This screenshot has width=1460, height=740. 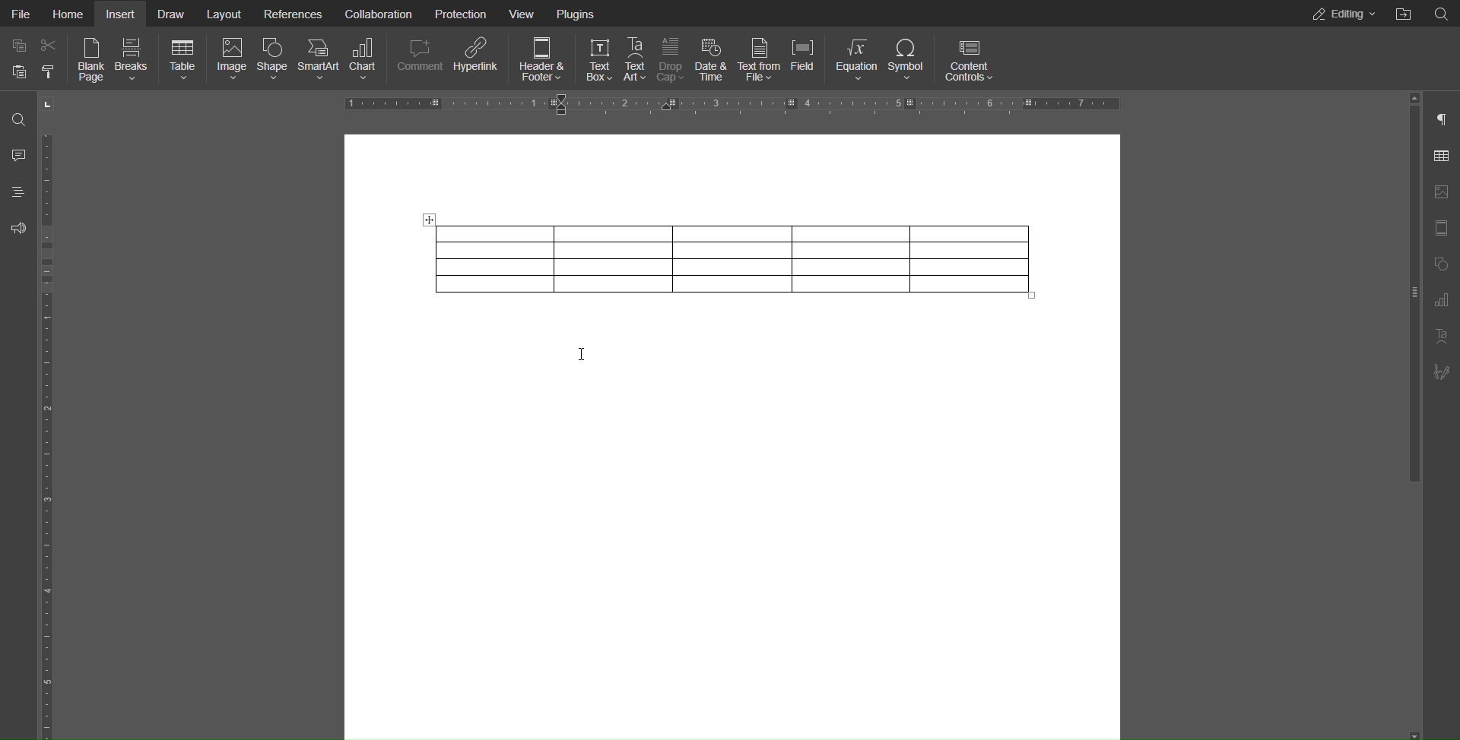 What do you see at coordinates (1403, 13) in the screenshot?
I see `Open File Location` at bounding box center [1403, 13].